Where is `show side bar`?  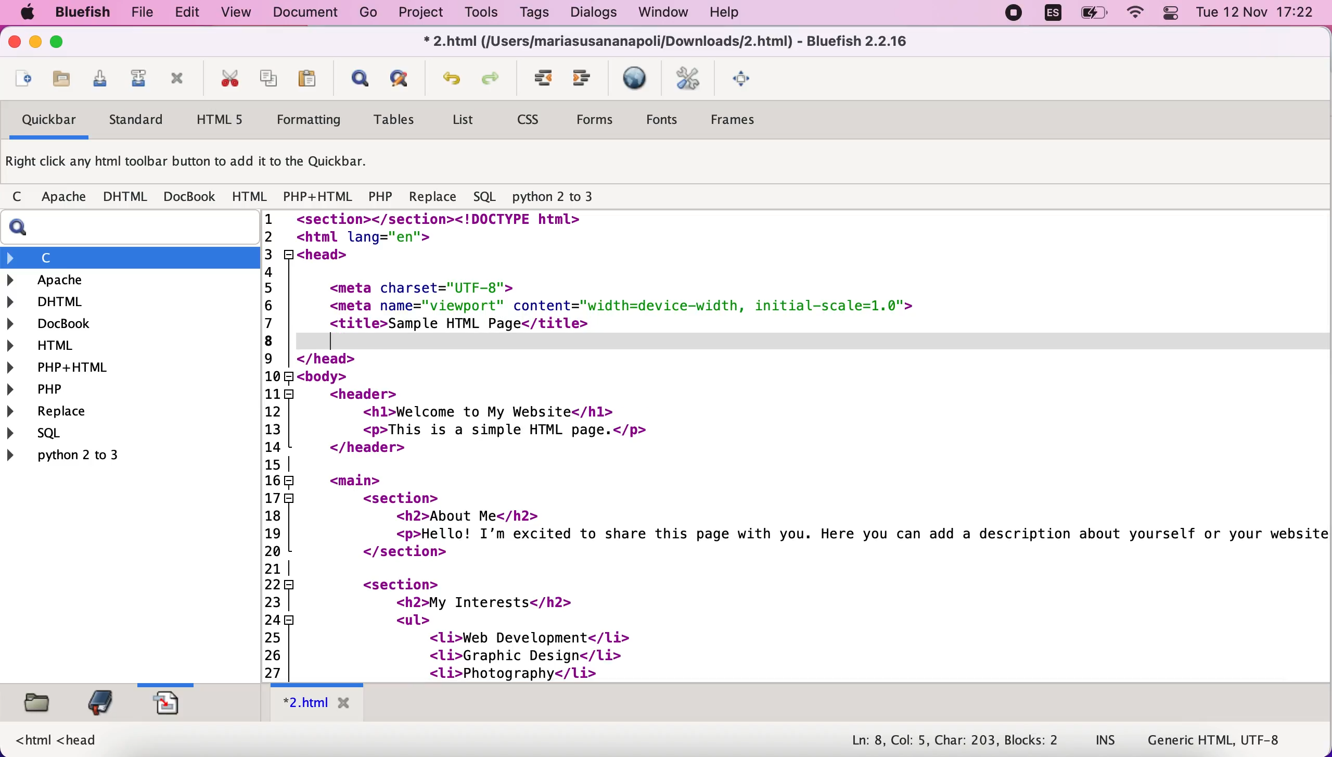 show side bar is located at coordinates (359, 79).